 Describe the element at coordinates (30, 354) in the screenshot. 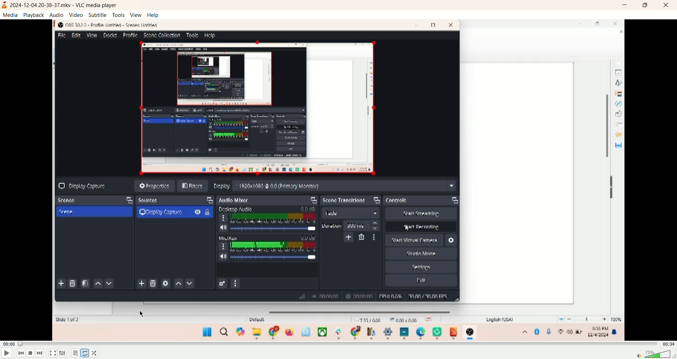

I see `stop` at that location.